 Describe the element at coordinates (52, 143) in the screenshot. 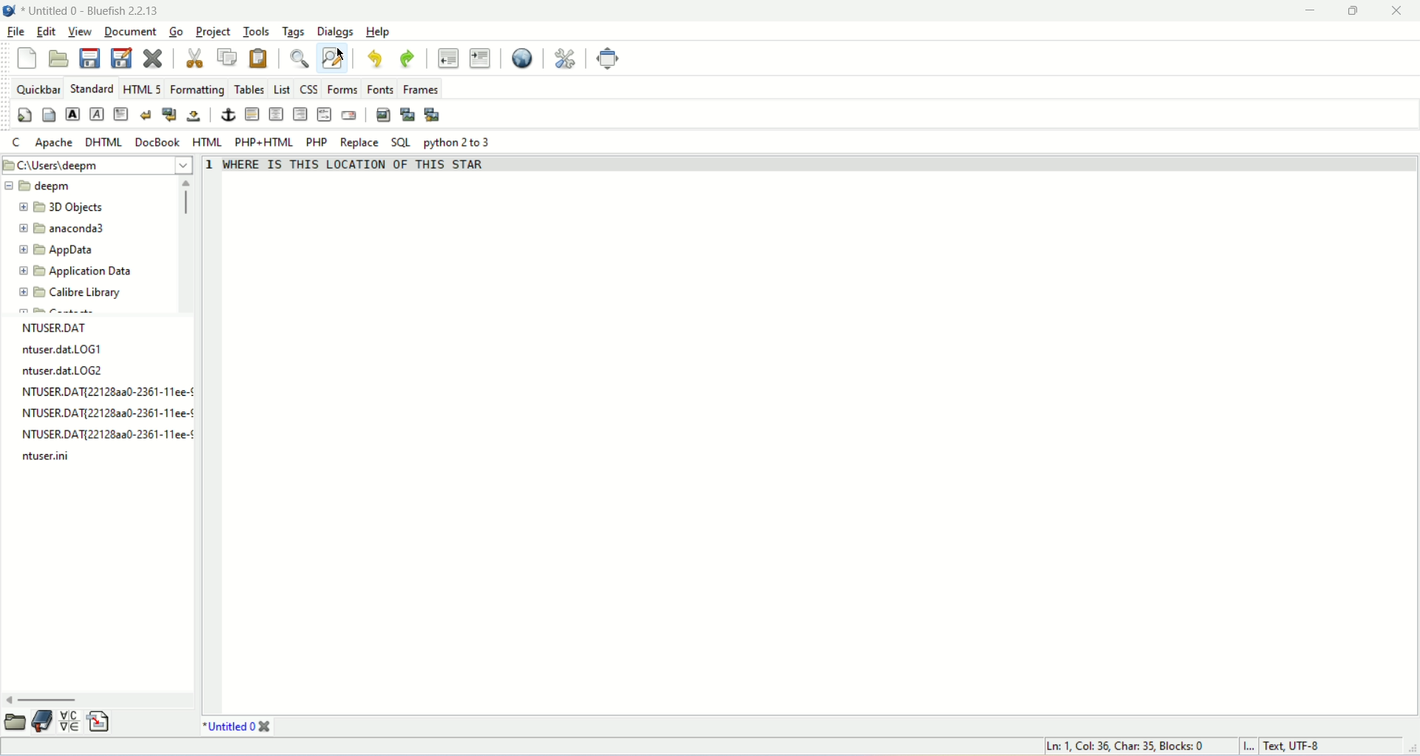

I see `Apache` at that location.